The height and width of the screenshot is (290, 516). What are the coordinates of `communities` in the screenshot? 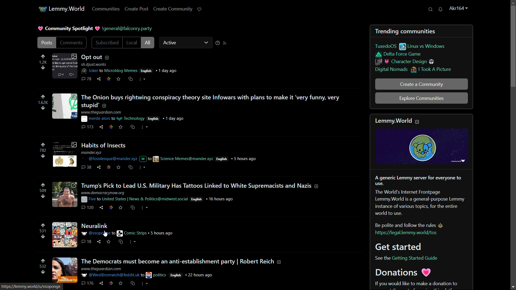 It's located at (106, 9).